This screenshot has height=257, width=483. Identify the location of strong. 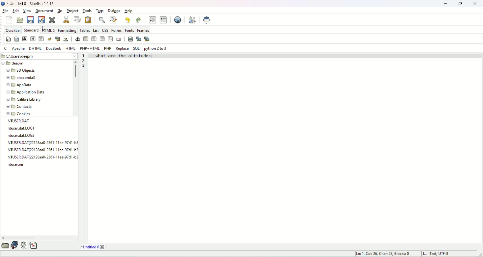
(25, 38).